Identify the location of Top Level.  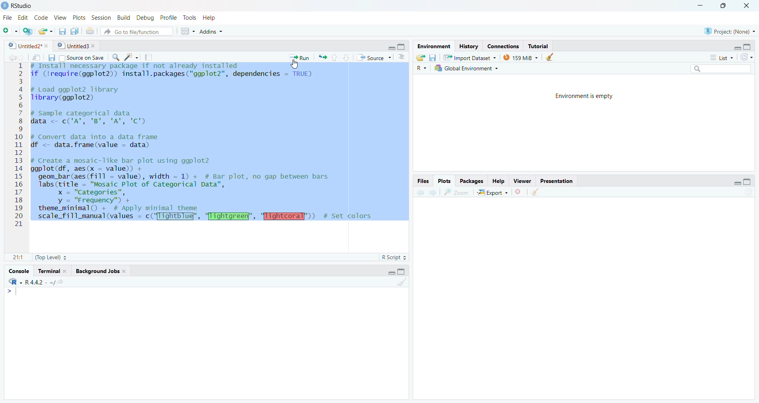
(51, 257).